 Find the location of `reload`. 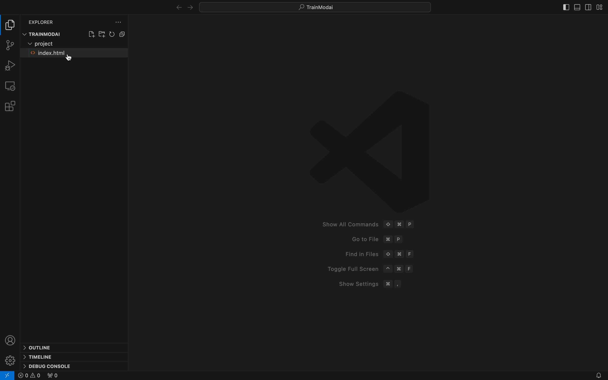

reload is located at coordinates (113, 34).